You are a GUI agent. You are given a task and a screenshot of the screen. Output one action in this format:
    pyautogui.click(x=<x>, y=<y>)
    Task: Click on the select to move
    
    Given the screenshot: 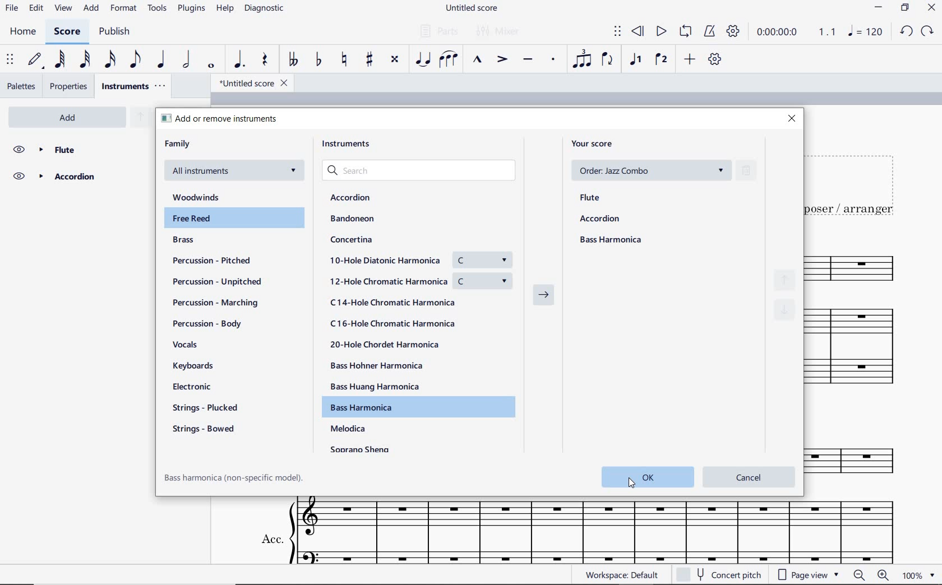 What is the action you would take?
    pyautogui.click(x=10, y=60)
    